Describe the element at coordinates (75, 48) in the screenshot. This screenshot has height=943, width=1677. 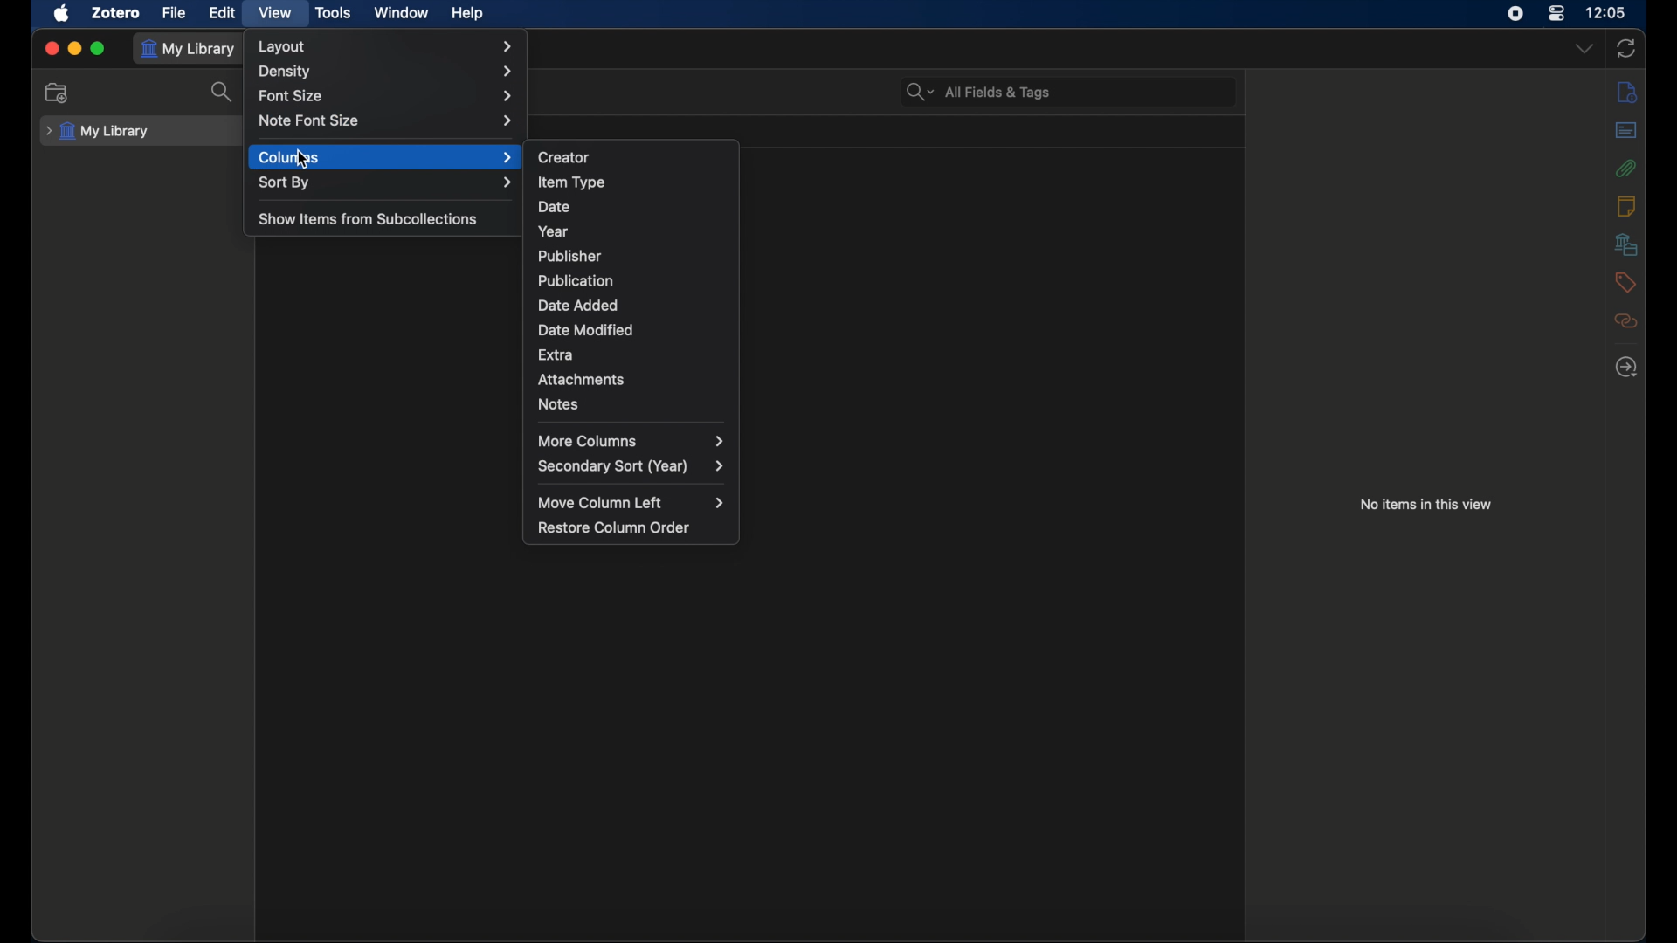
I see `minimize` at that location.